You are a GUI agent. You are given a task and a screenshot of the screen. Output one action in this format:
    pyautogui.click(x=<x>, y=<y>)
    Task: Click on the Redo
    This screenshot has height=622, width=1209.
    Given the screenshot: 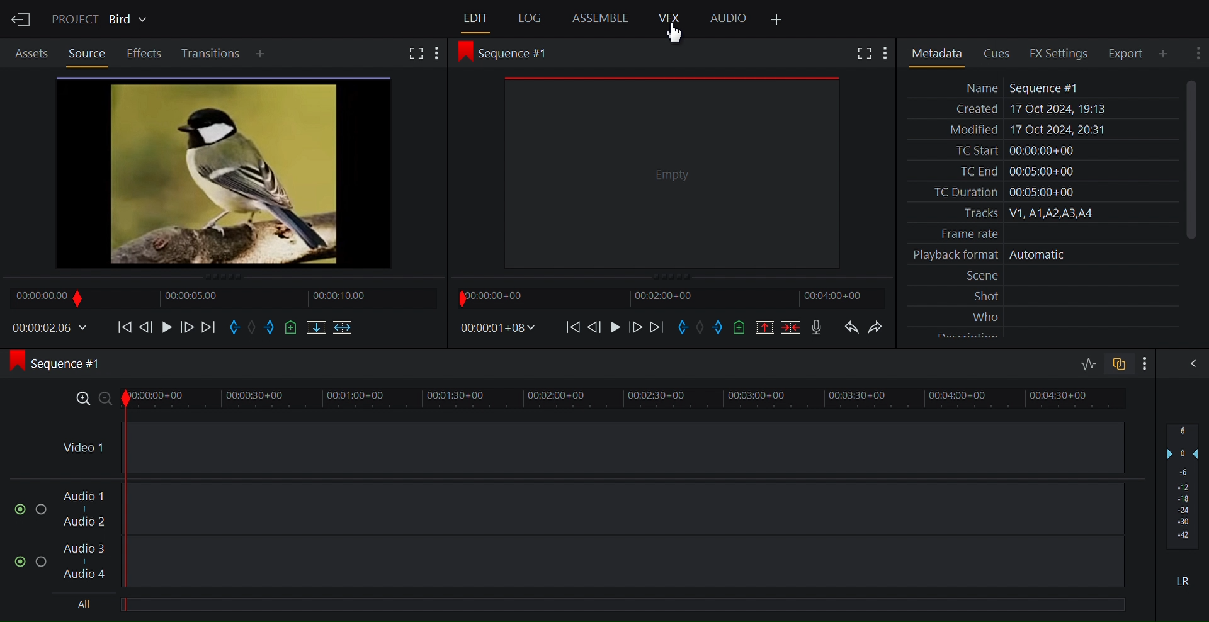 What is the action you would take?
    pyautogui.click(x=875, y=328)
    